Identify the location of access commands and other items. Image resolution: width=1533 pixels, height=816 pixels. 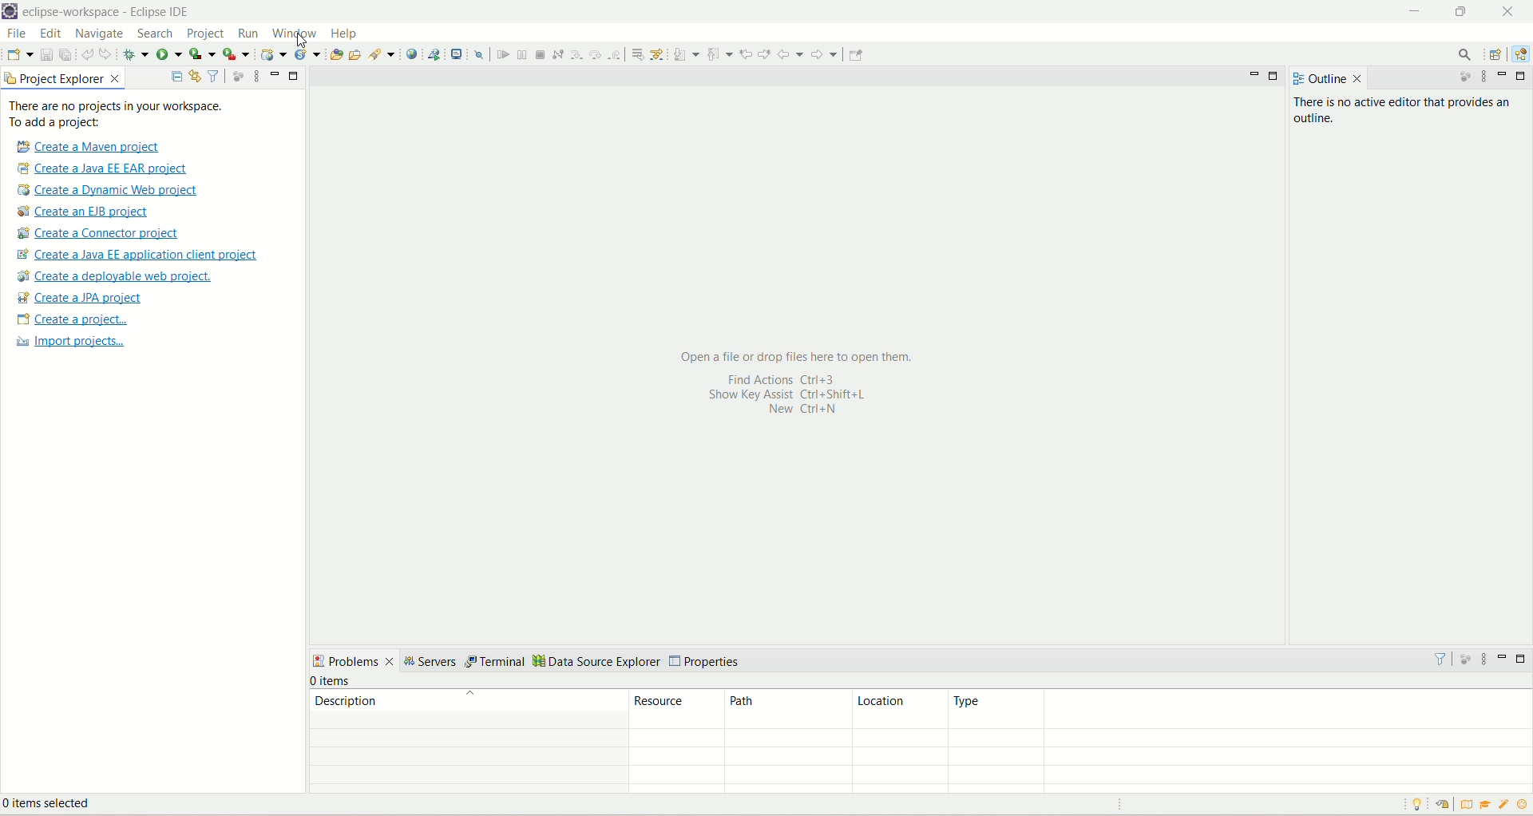
(1464, 55).